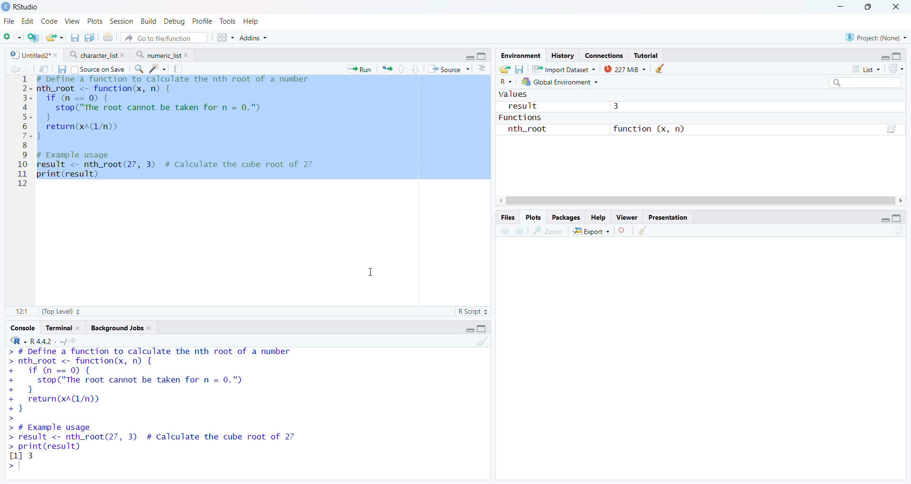 This screenshot has width=911, height=484. What do you see at coordinates (533, 216) in the screenshot?
I see `Plots` at bounding box center [533, 216].